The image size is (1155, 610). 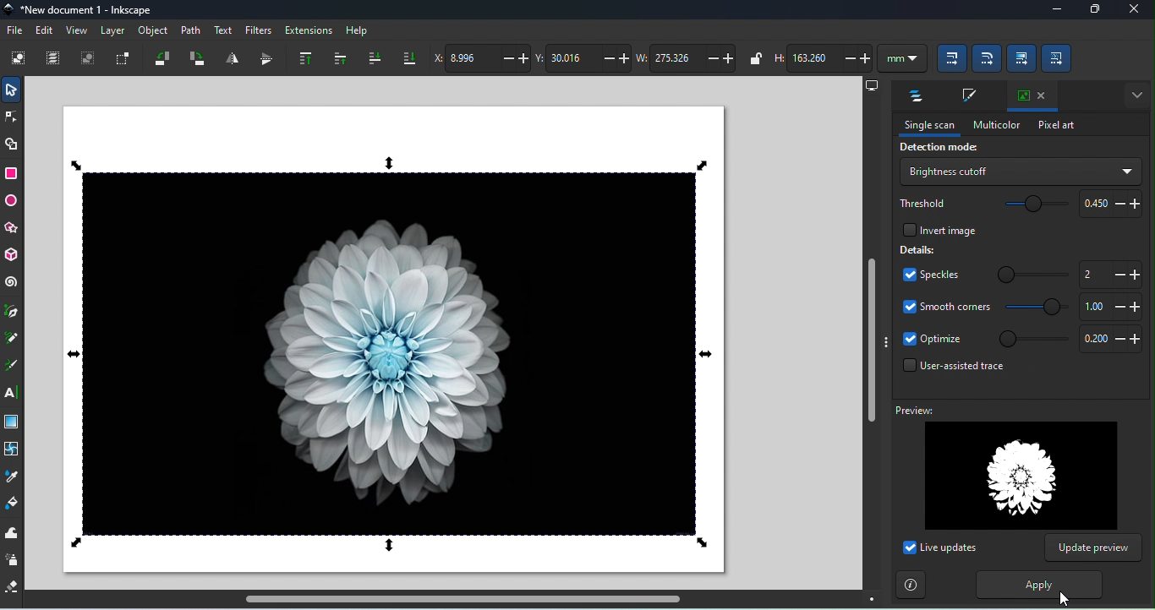 I want to click on Selector tool, so click(x=11, y=90).